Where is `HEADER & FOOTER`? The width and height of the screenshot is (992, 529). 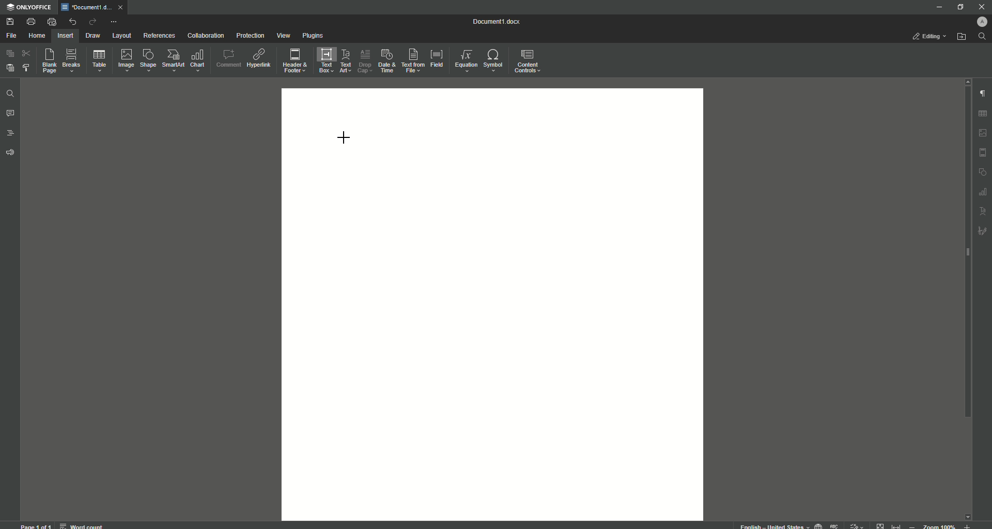
HEADER & FOOTER is located at coordinates (983, 153).